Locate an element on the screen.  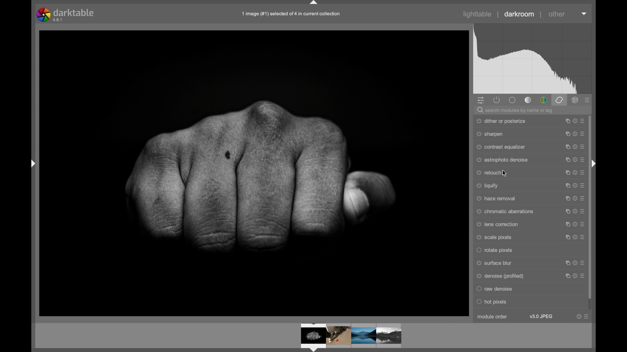
haze removal is located at coordinates (496, 198).